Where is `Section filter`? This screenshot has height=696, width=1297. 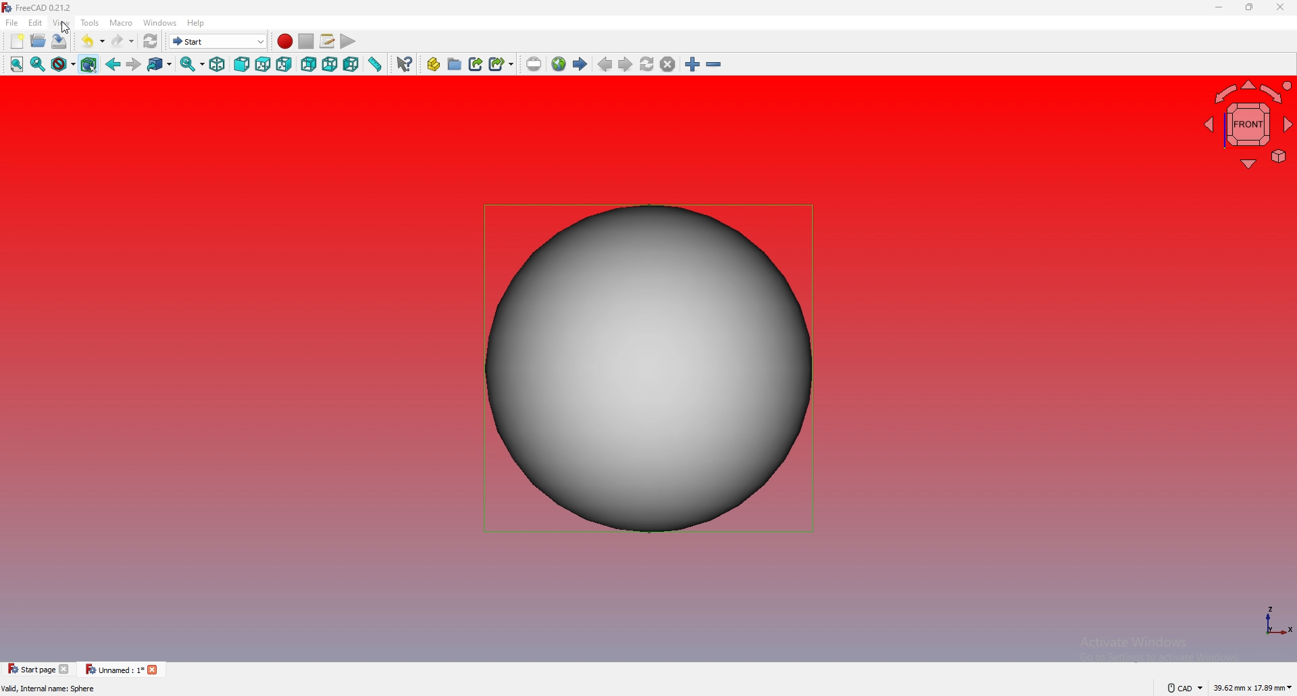 Section filter is located at coordinates (88, 64).